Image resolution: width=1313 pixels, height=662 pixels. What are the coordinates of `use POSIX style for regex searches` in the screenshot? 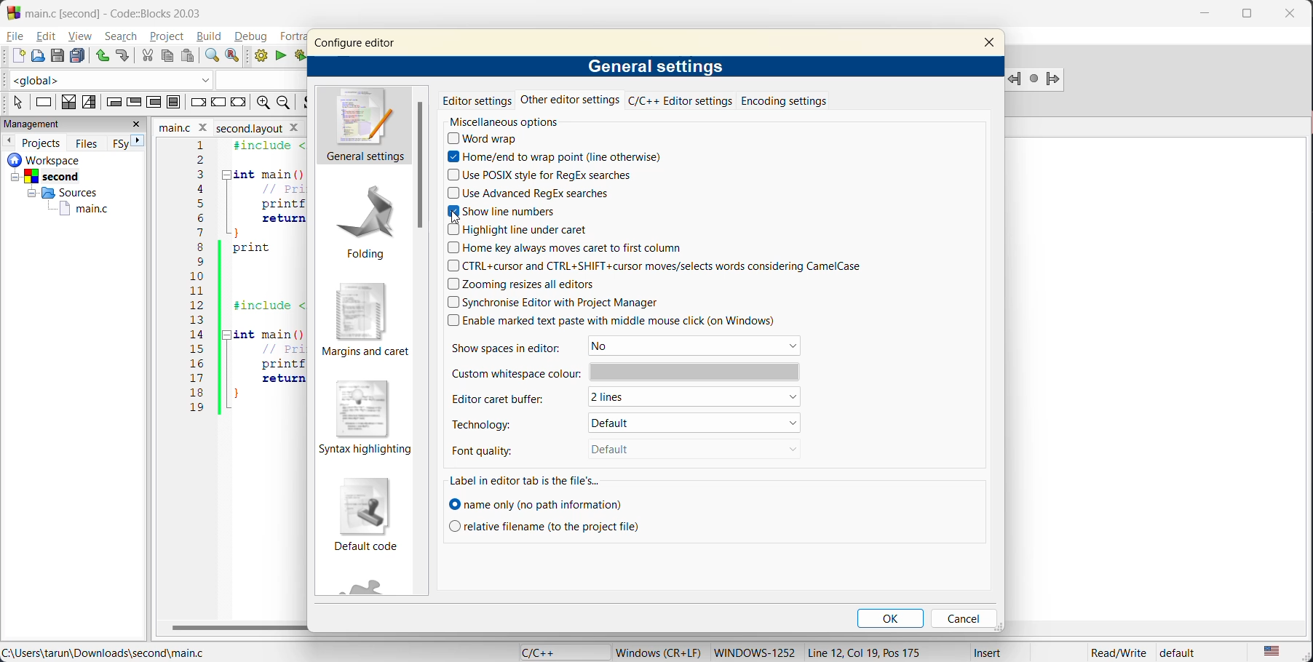 It's located at (543, 177).